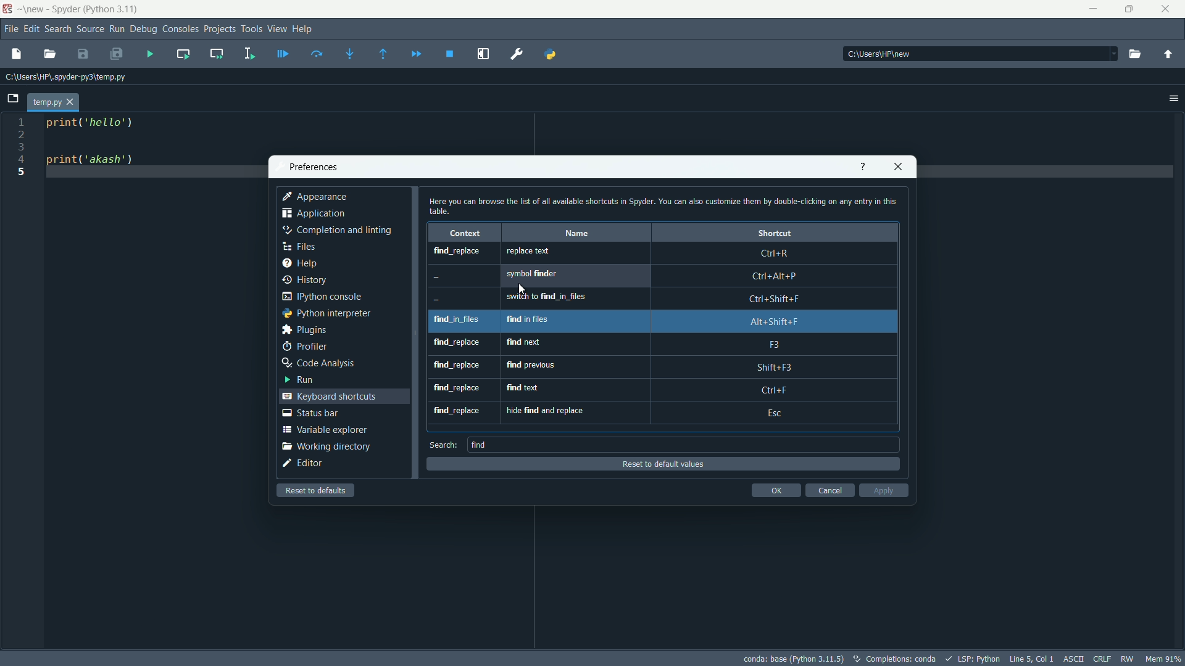 Image resolution: width=1185 pixels, height=666 pixels. What do you see at coordinates (307, 261) in the screenshot?
I see `help` at bounding box center [307, 261].